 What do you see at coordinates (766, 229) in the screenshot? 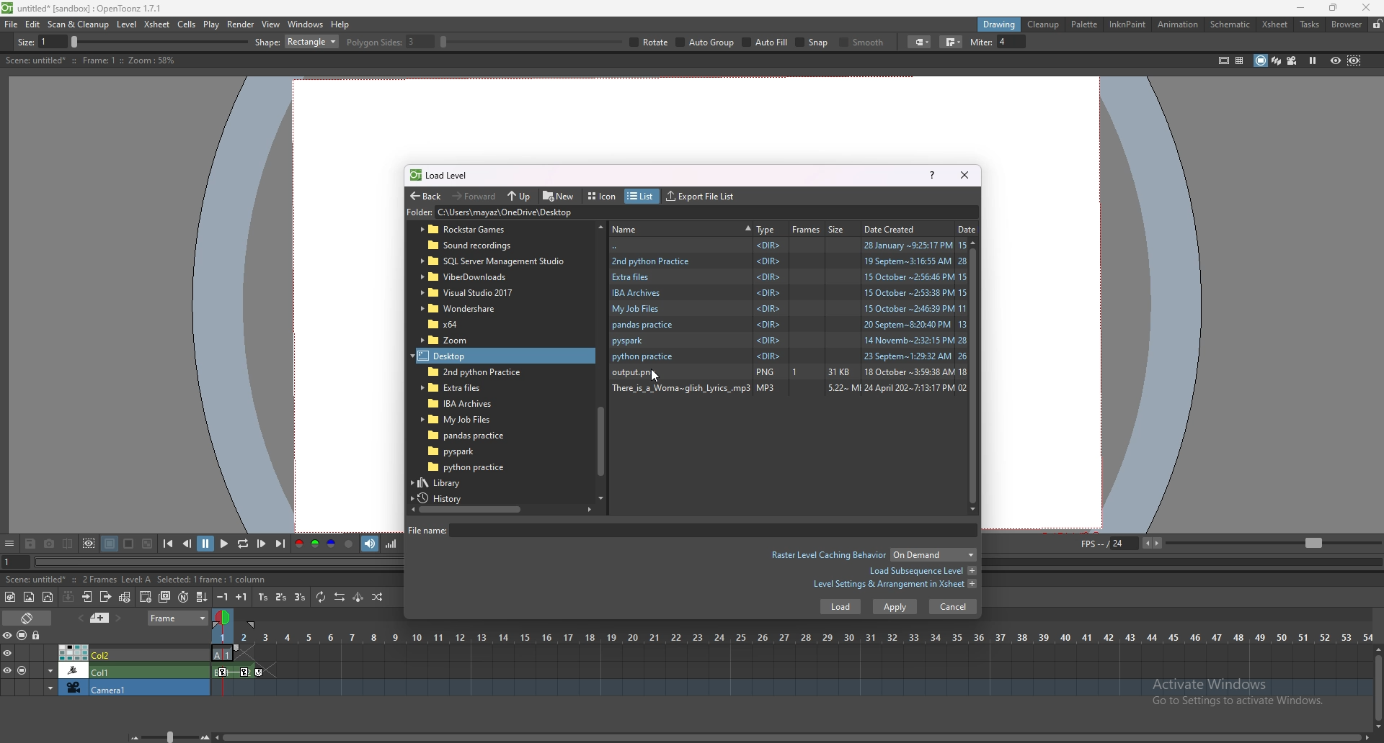
I see `type` at bounding box center [766, 229].